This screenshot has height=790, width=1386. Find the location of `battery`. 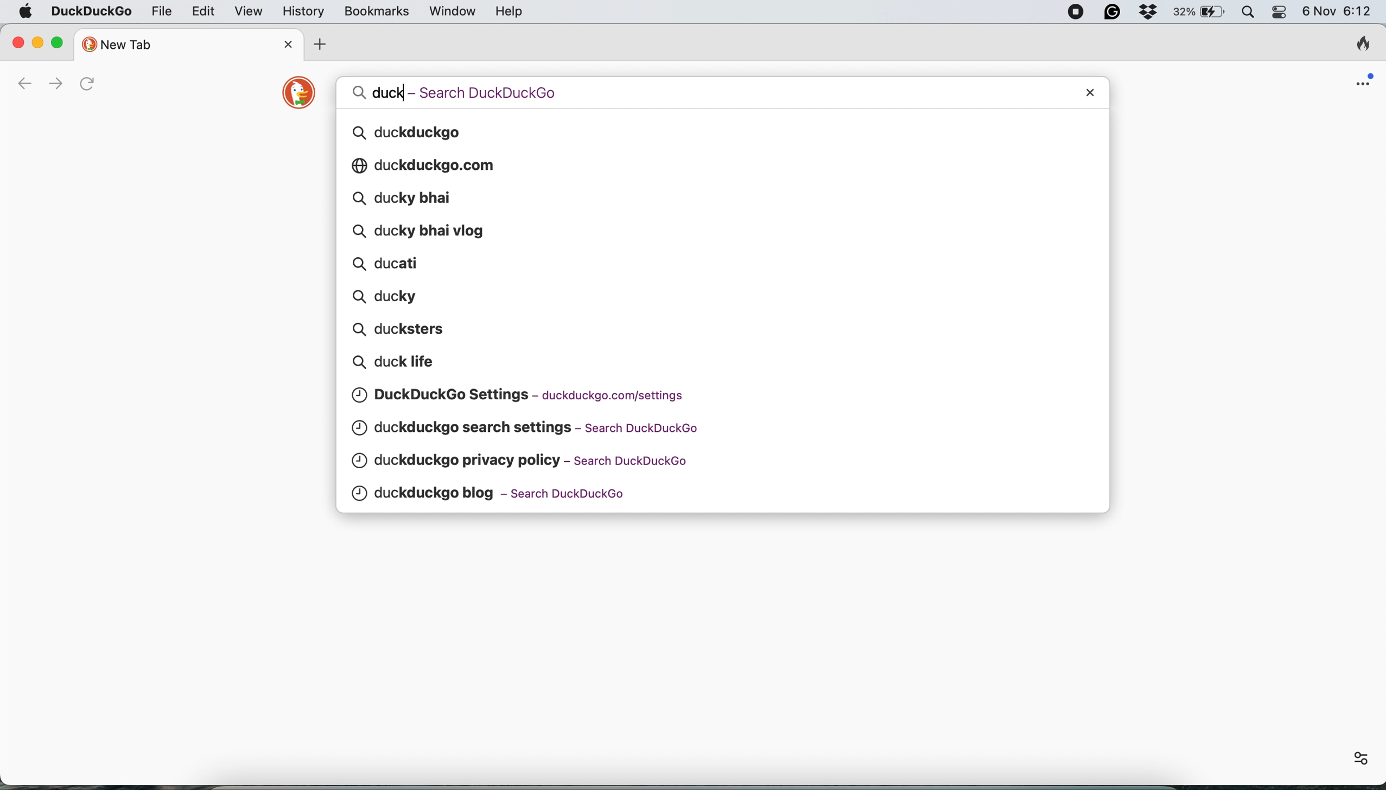

battery is located at coordinates (1199, 12).